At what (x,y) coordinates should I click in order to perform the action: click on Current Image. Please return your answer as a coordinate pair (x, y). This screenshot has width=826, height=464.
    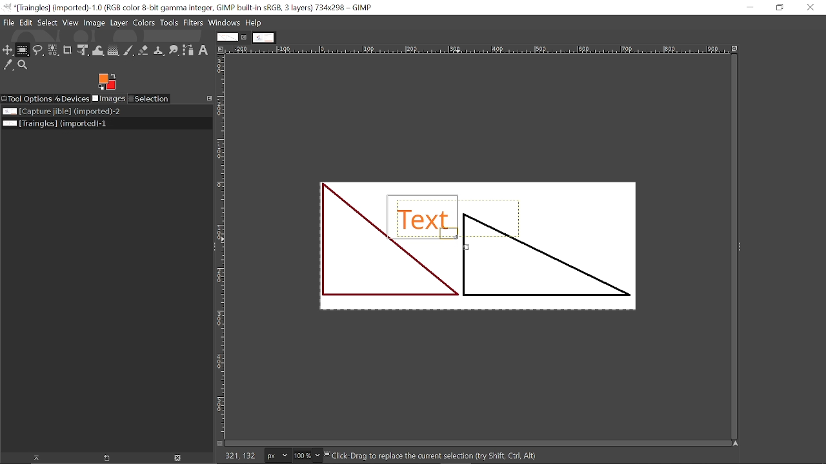
    Looking at the image, I should click on (483, 242).